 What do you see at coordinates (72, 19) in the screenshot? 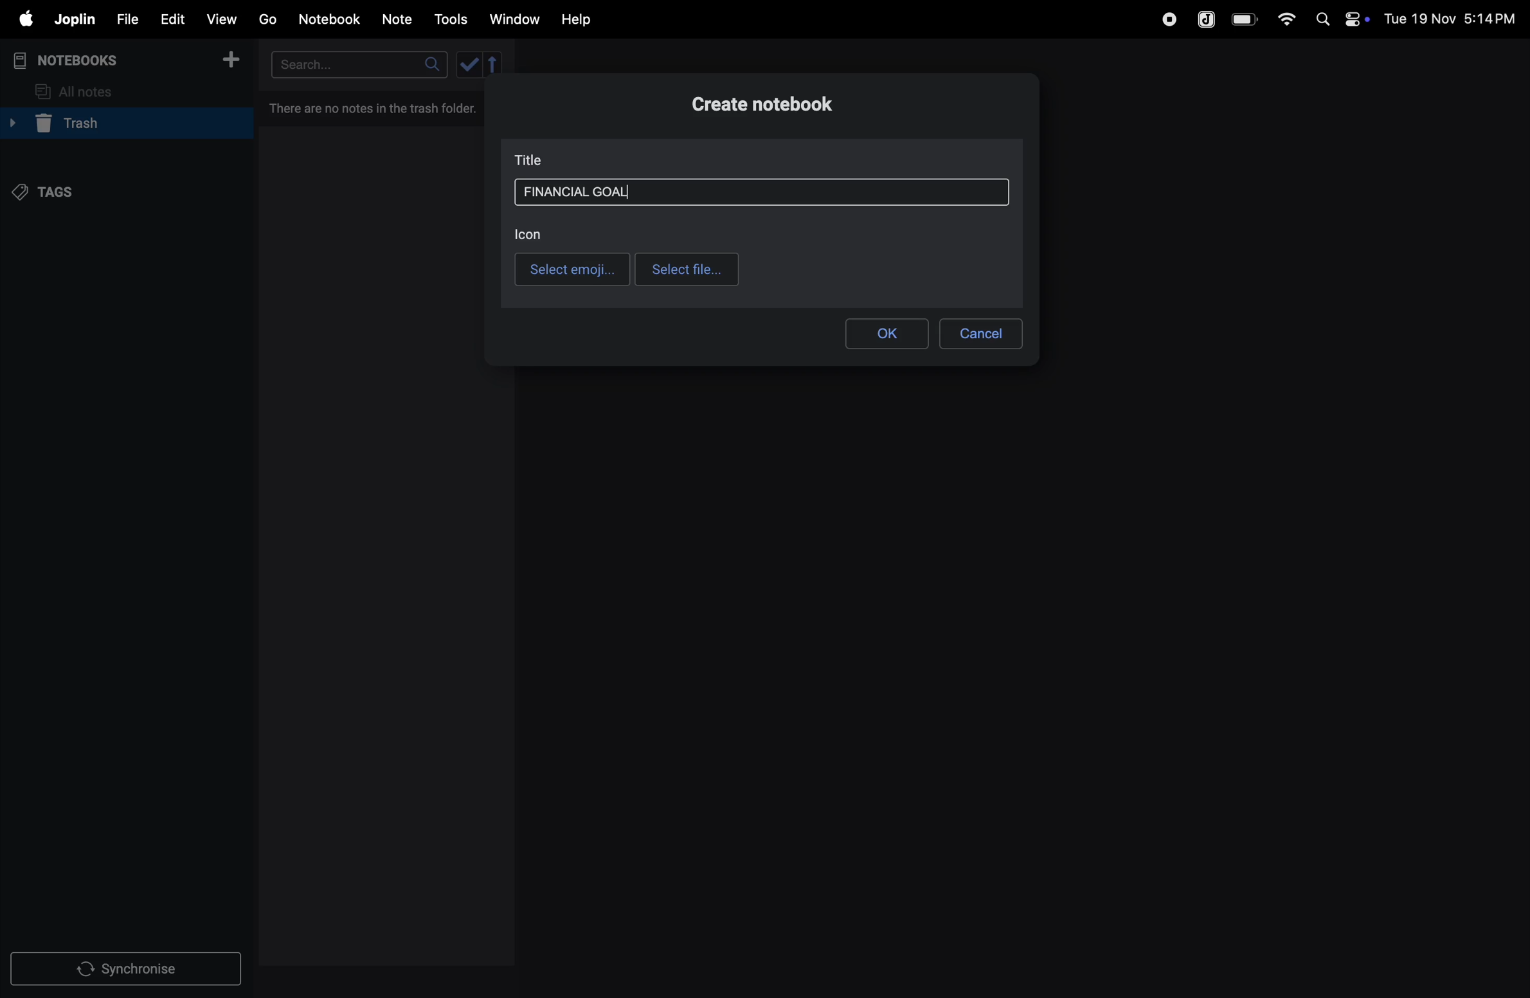
I see `joplin menu` at bounding box center [72, 19].